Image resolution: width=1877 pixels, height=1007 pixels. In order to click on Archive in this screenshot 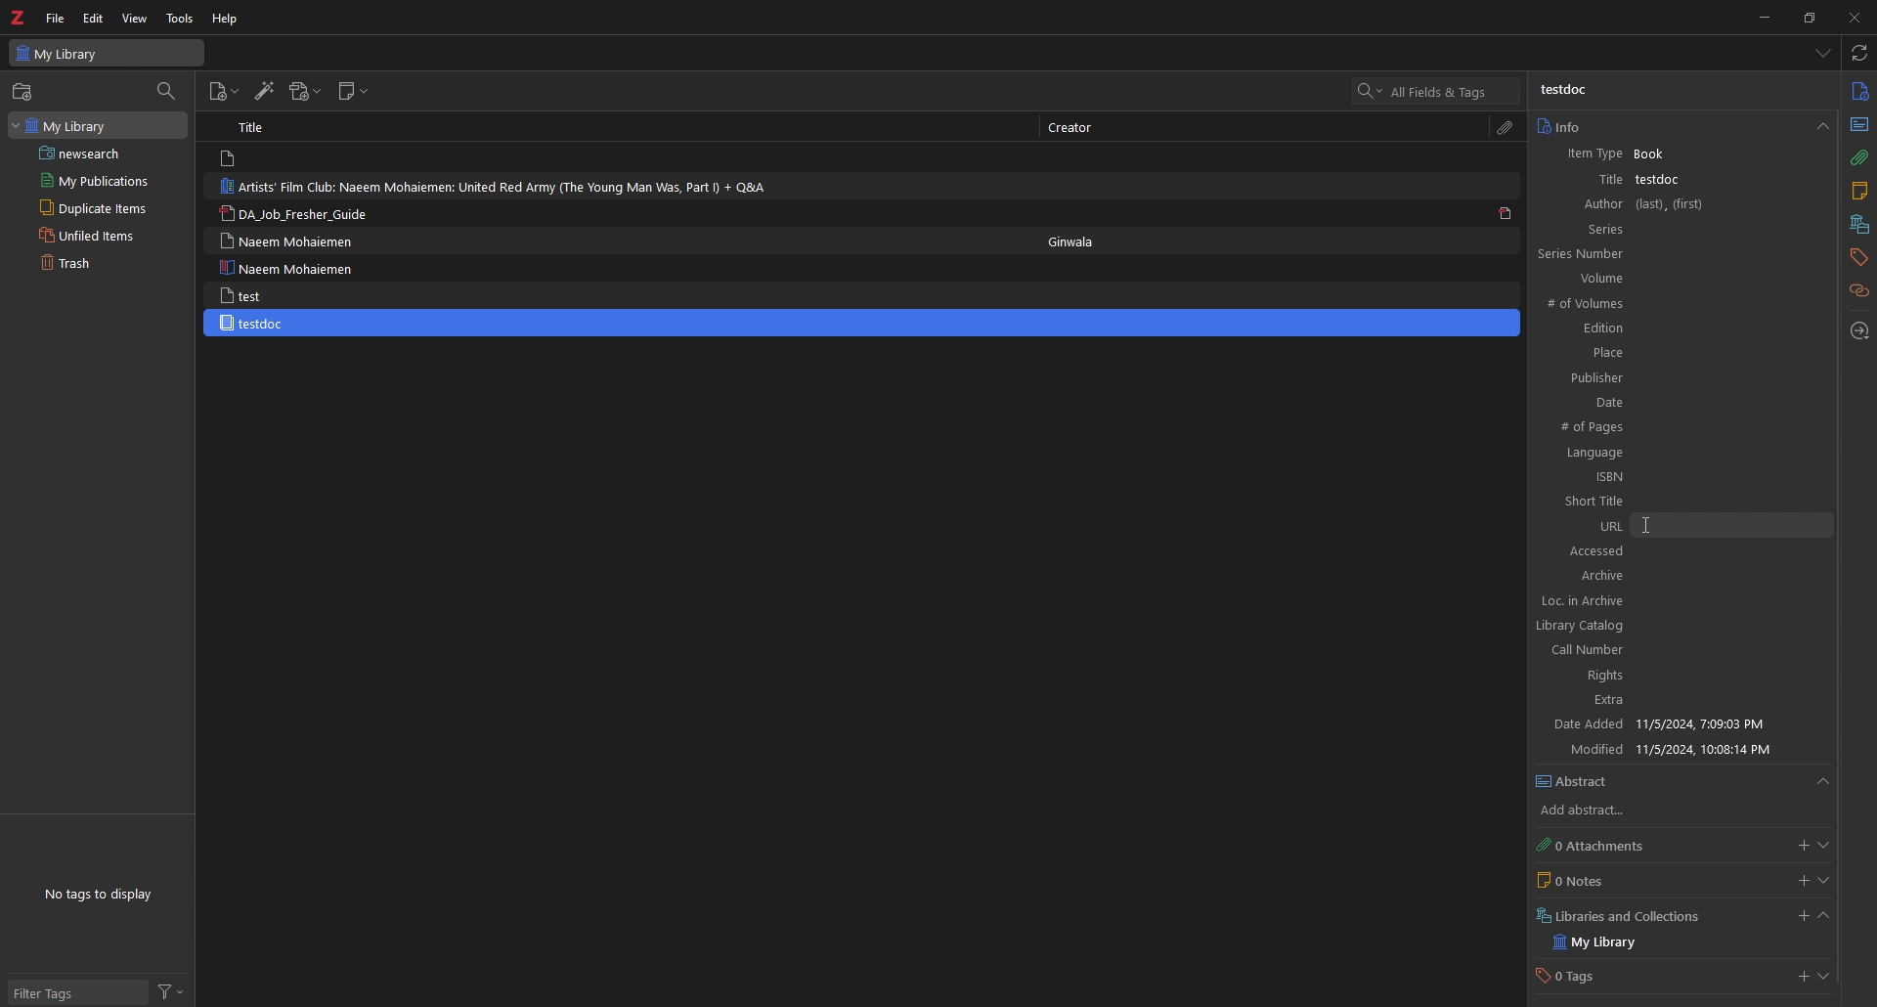, I will do `click(1575, 577)`.